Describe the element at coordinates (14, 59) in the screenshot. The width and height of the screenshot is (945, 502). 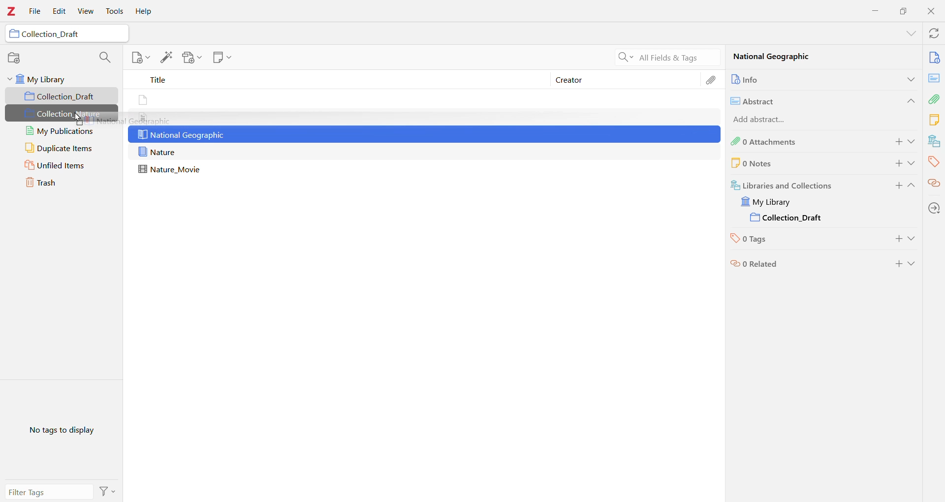
I see `New Collection` at that location.